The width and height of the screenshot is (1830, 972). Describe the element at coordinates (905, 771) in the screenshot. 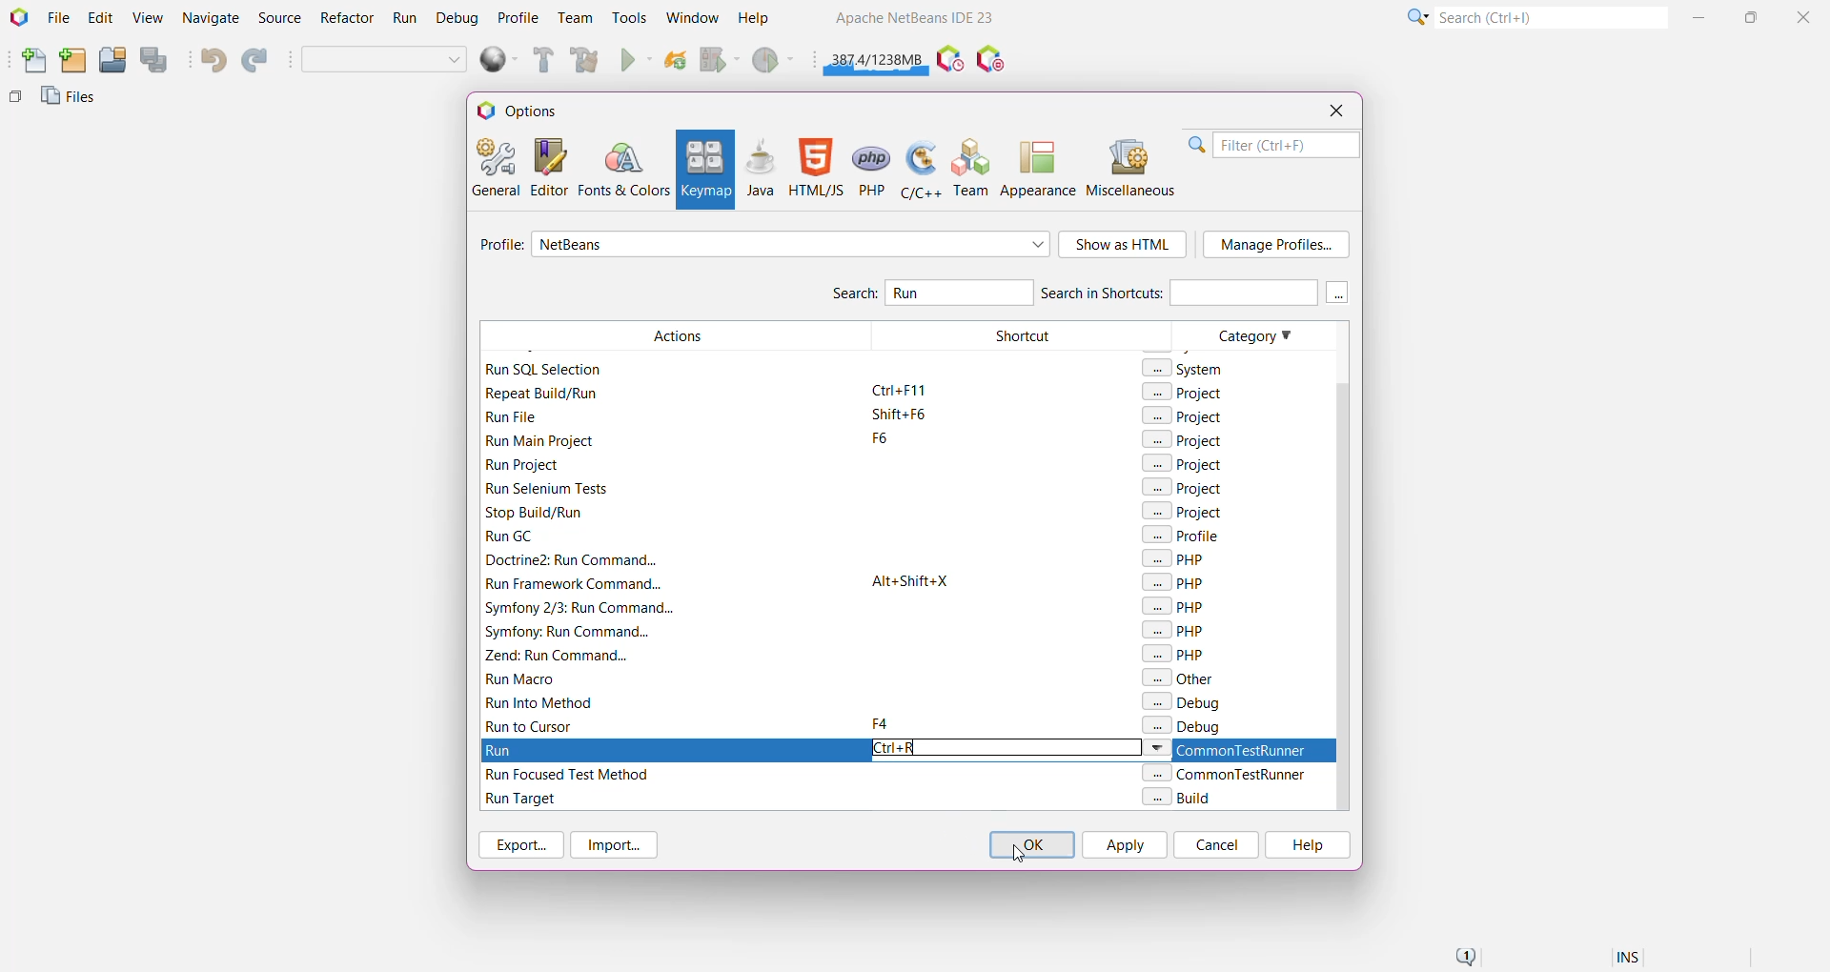

I see `Select the available shortcut option to set` at that location.